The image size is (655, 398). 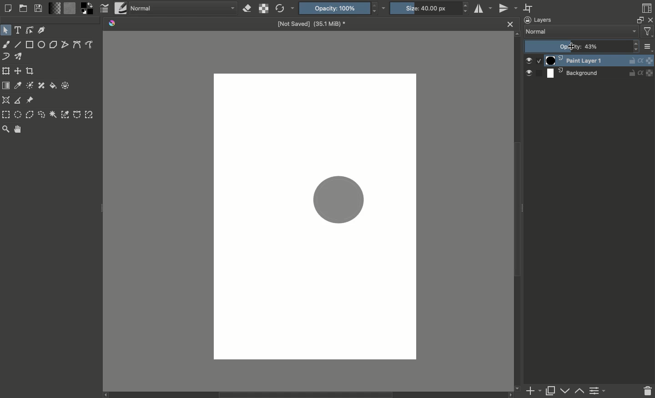 What do you see at coordinates (650, 60) in the screenshot?
I see `layer` at bounding box center [650, 60].